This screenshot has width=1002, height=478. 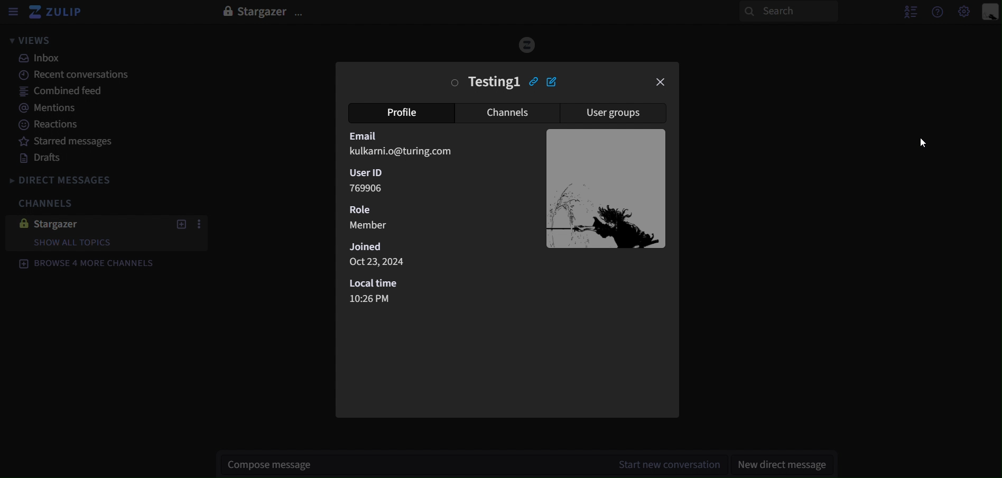 I want to click on combined feed, so click(x=70, y=93).